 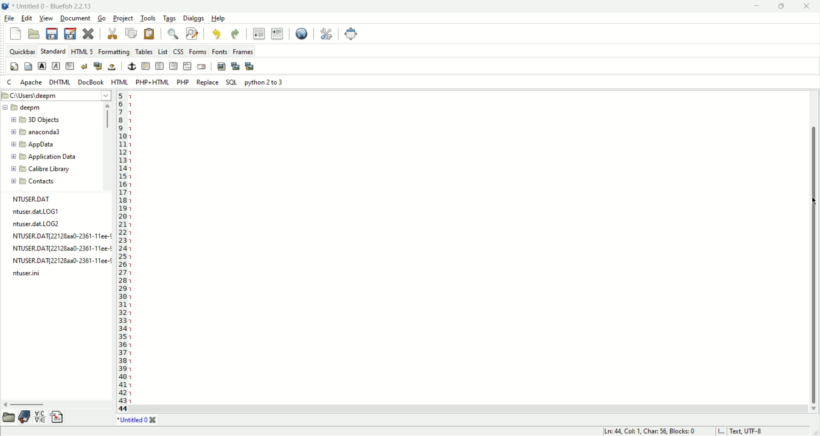 What do you see at coordinates (250, 66) in the screenshot?
I see `multi thumbnail` at bounding box center [250, 66].